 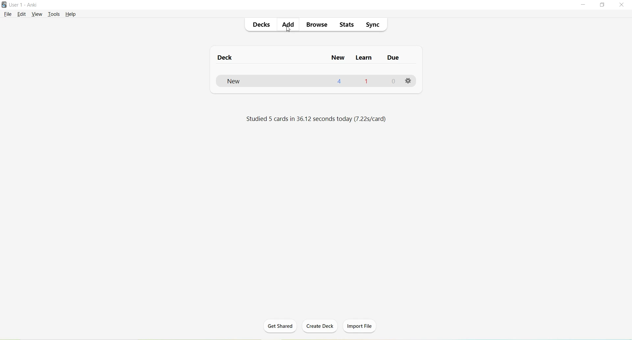 What do you see at coordinates (346, 25) in the screenshot?
I see `Stats` at bounding box center [346, 25].